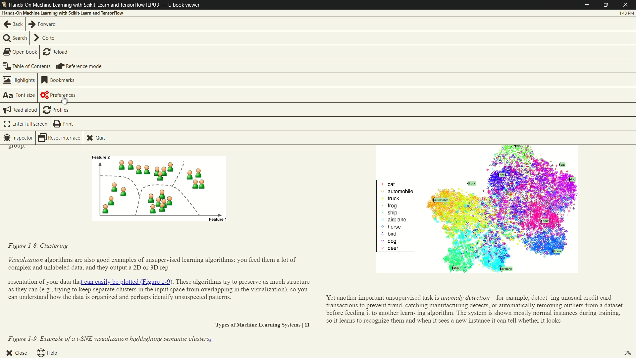 Image resolution: width=636 pixels, height=358 pixels. Describe the element at coordinates (45, 38) in the screenshot. I see `go to` at that location.